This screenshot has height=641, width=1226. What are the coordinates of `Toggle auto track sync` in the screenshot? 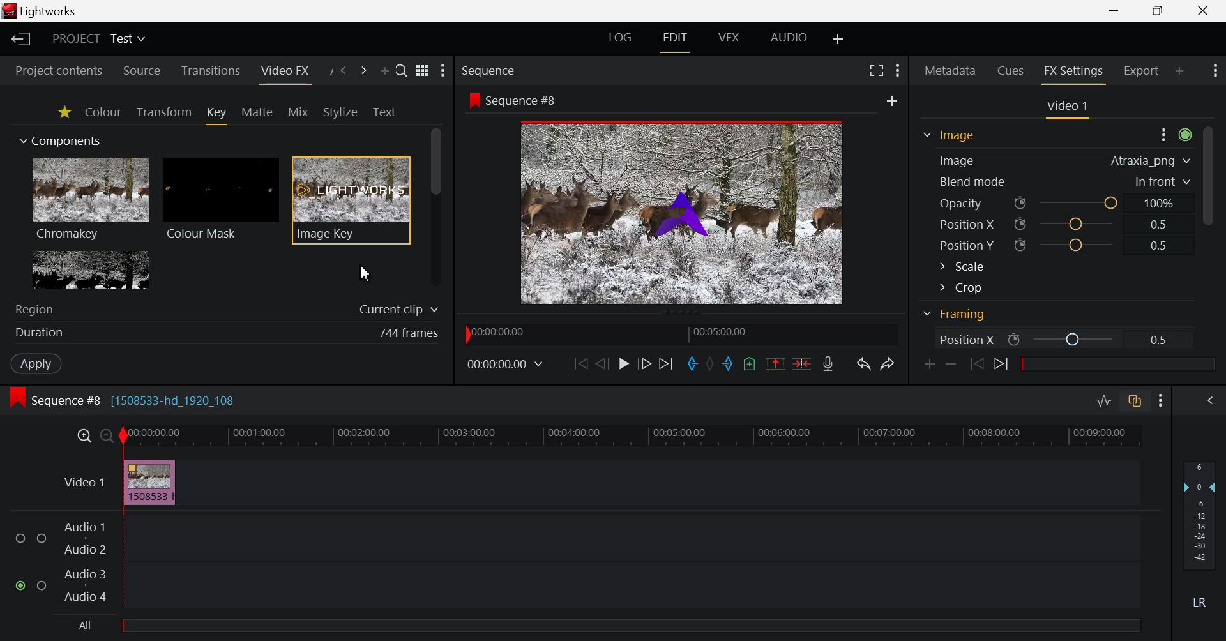 It's located at (1135, 402).